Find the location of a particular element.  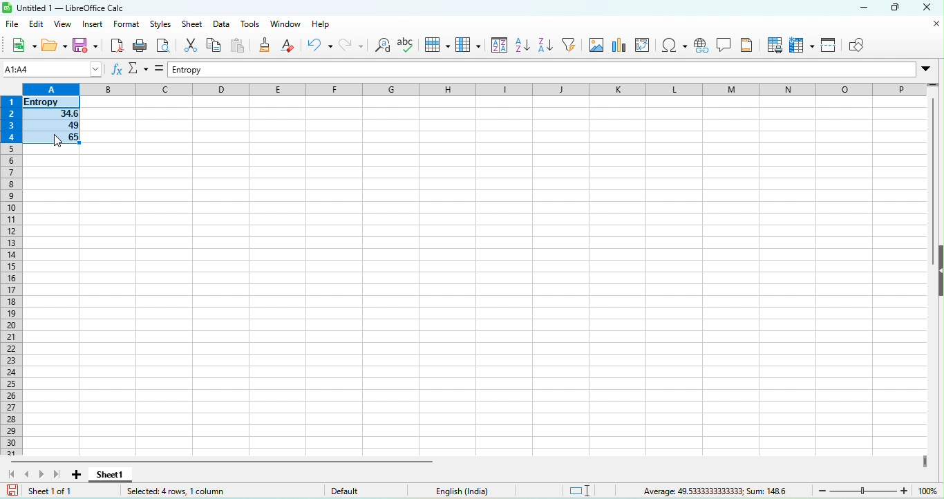

tools is located at coordinates (255, 24).